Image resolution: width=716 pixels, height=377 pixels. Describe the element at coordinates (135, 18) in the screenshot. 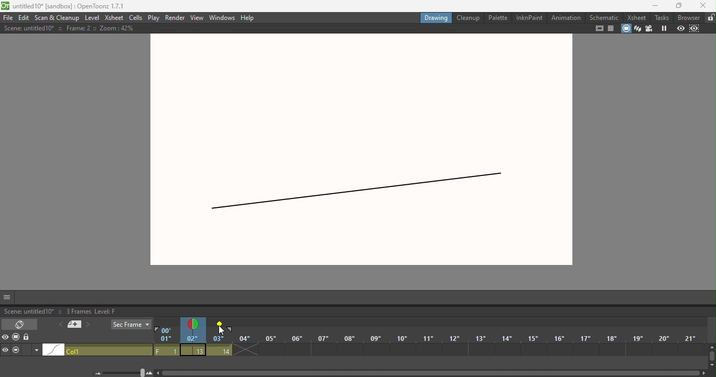

I see `Cells` at that location.